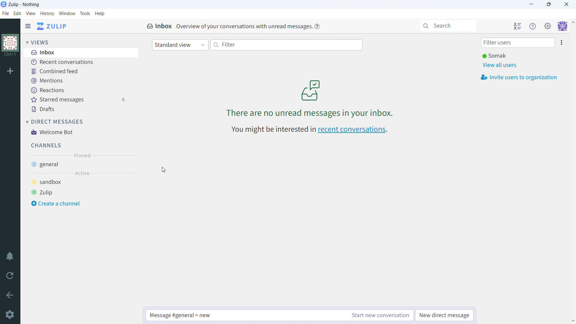 This screenshot has width=576, height=324. Describe the element at coordinates (548, 26) in the screenshot. I see `main menu` at that location.